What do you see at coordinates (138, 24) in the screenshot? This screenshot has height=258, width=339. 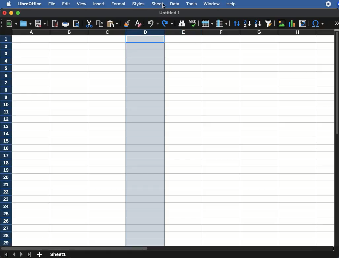 I see `clear formatting` at bounding box center [138, 24].